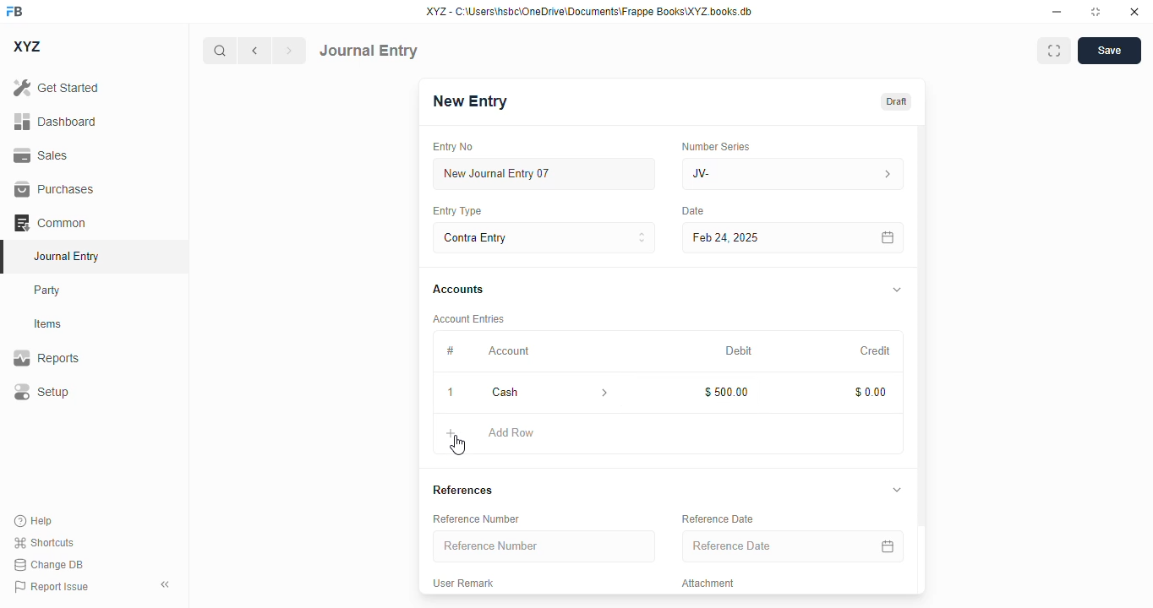  What do you see at coordinates (509, 351) in the screenshot?
I see `account` at bounding box center [509, 351].